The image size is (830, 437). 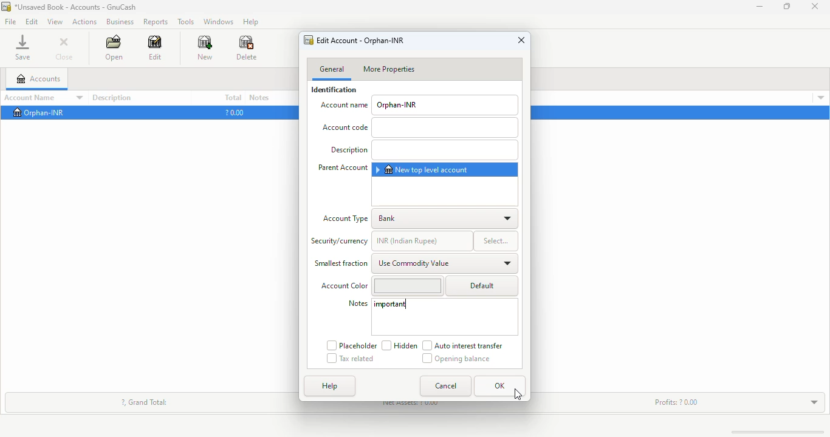 I want to click on minimize, so click(x=760, y=6).